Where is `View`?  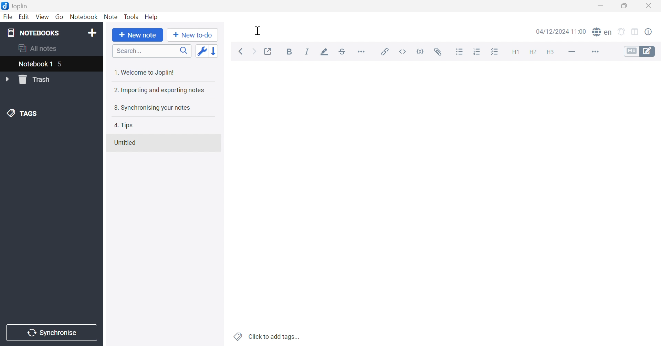
View is located at coordinates (42, 17).